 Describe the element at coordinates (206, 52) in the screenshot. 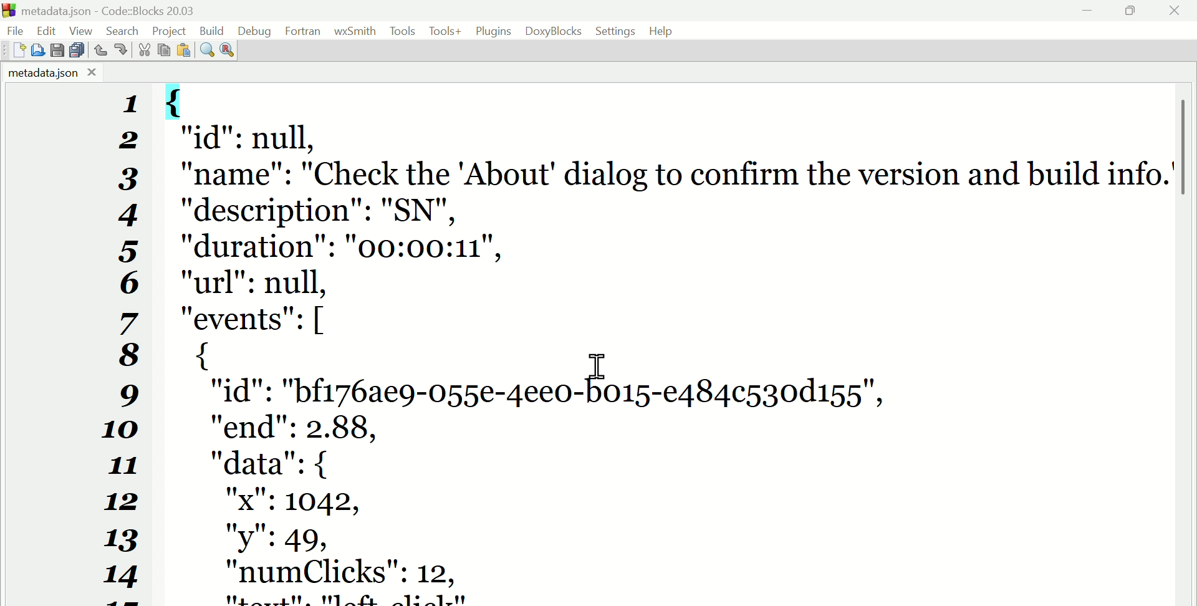

I see `Find` at that location.